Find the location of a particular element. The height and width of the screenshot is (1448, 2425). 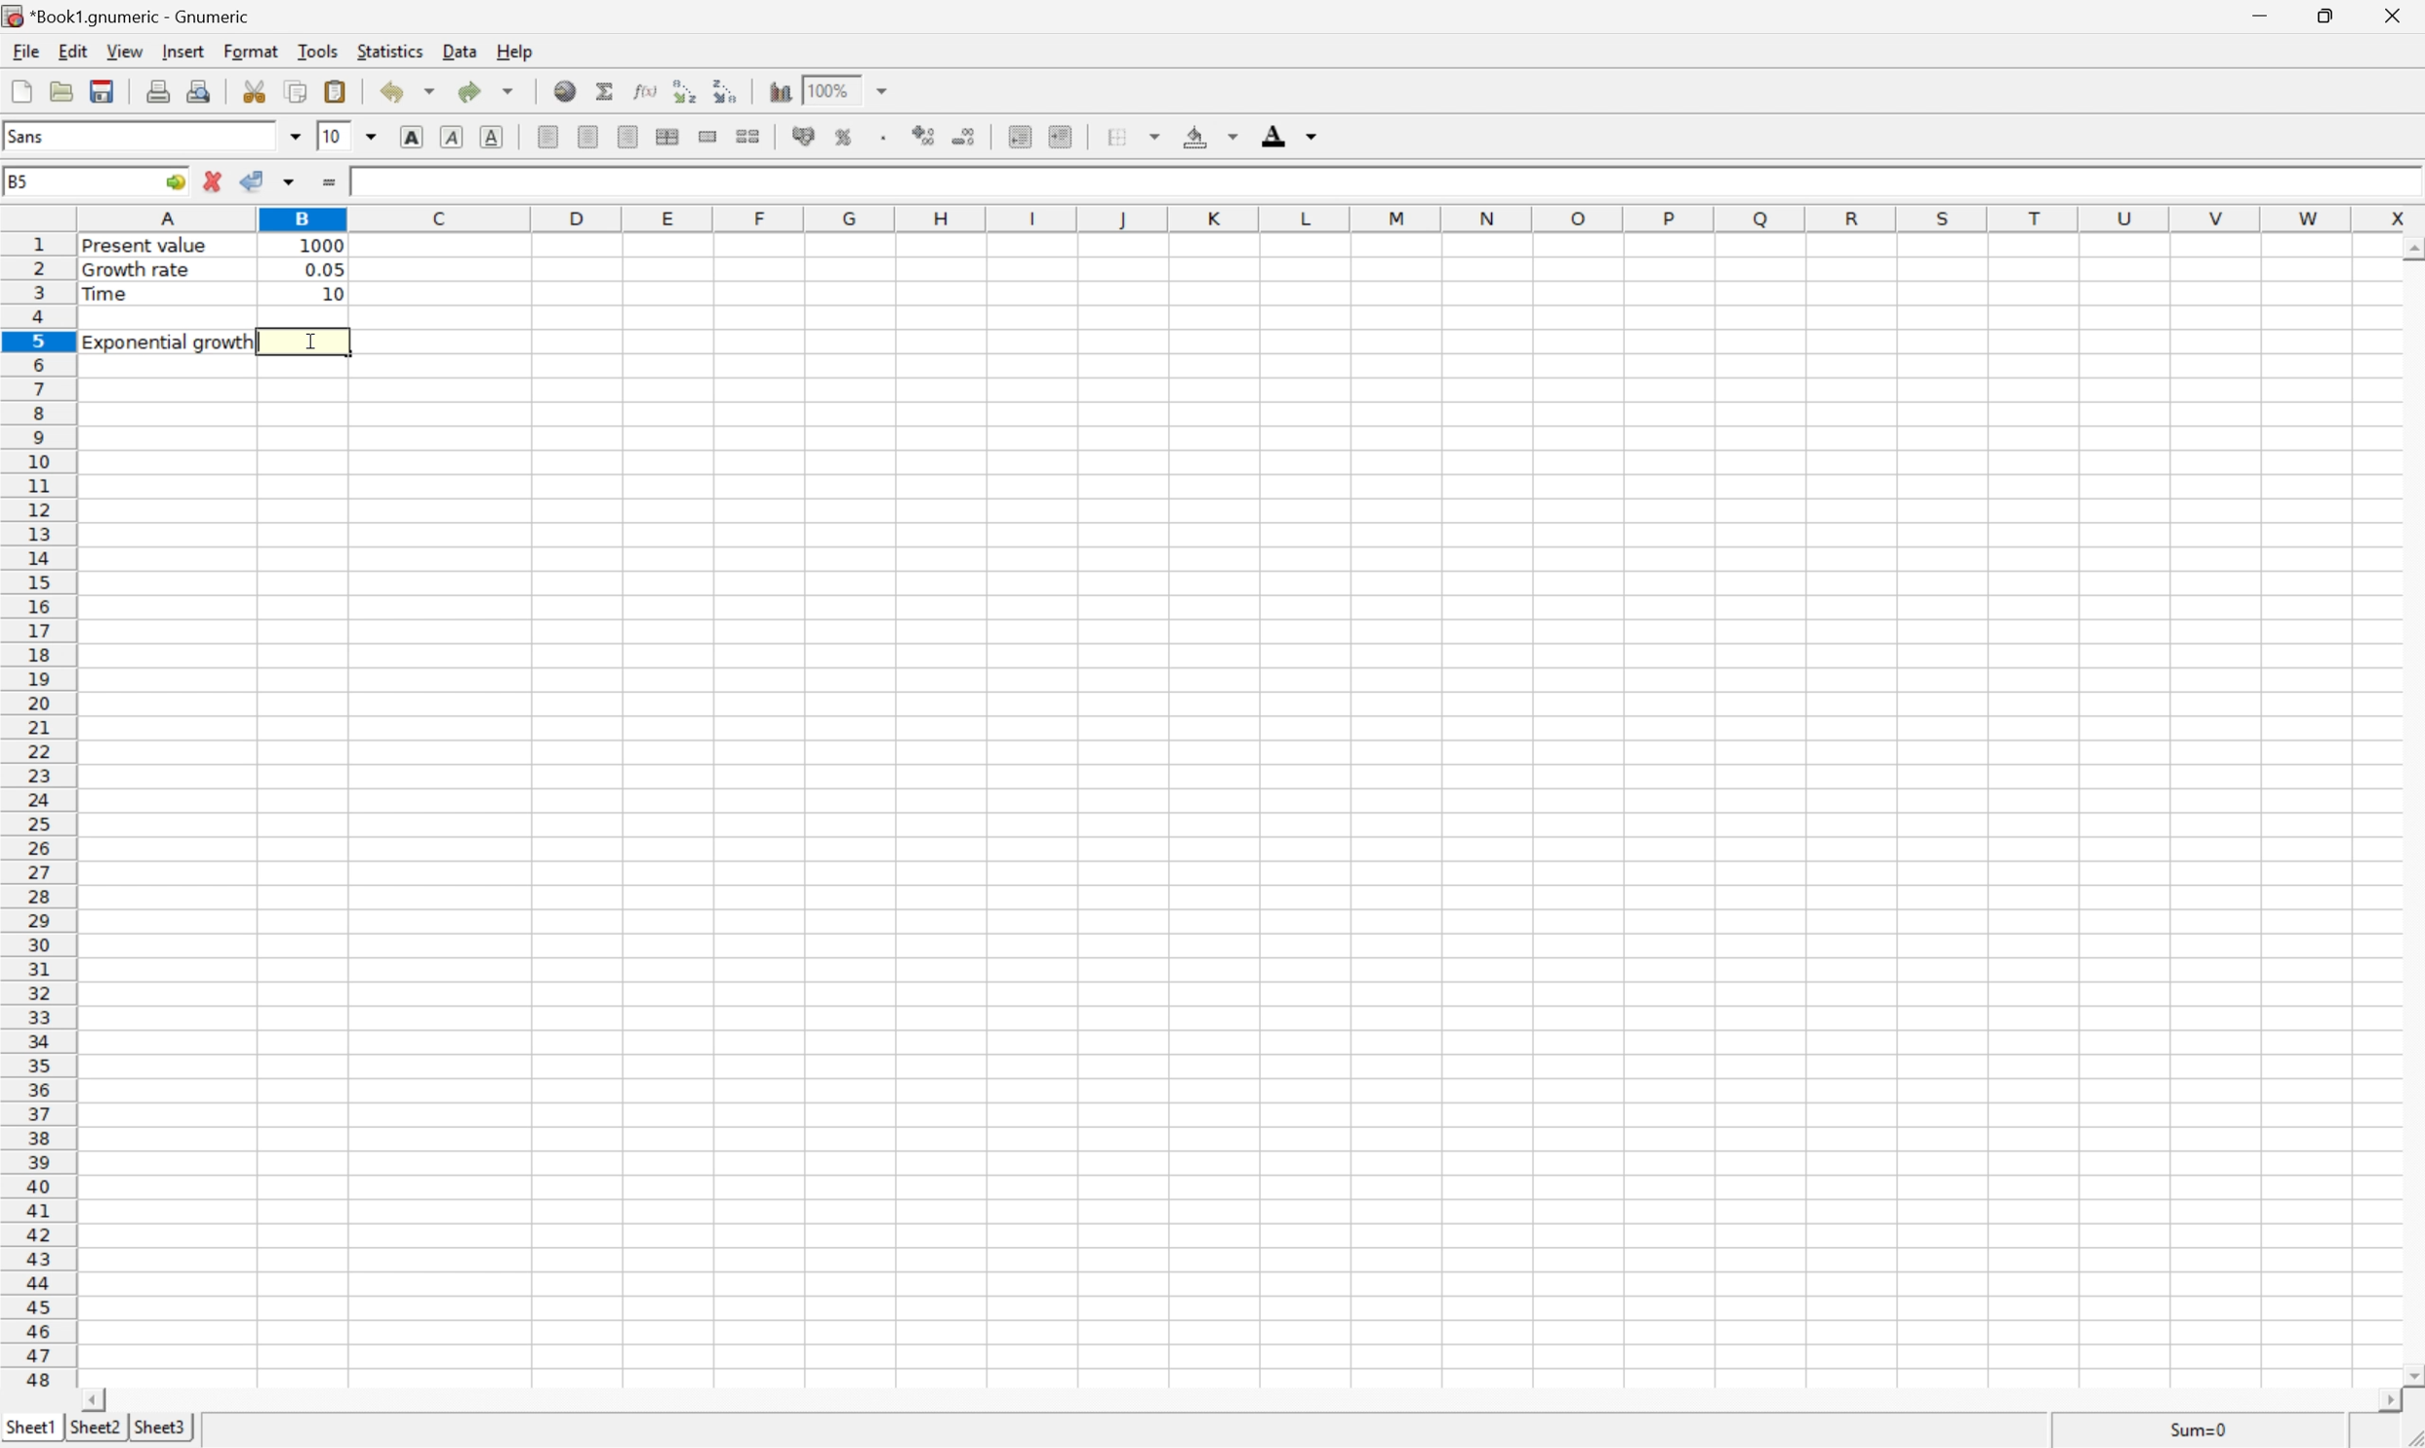

Increase the number of decimals displayed is located at coordinates (926, 137).